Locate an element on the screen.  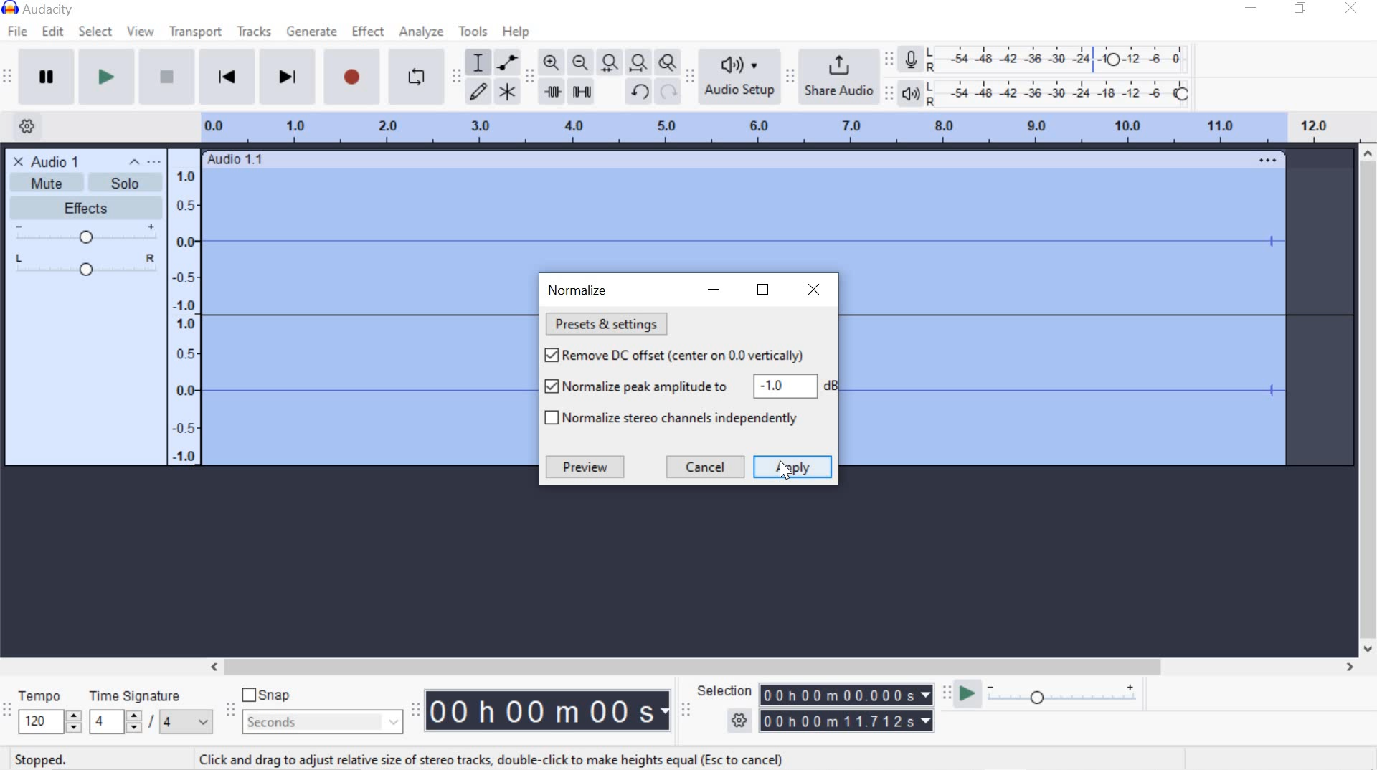
Skip to End is located at coordinates (290, 79).